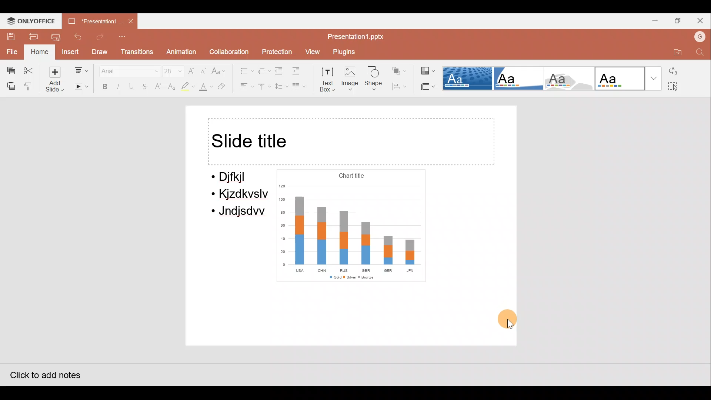 The image size is (711, 400). I want to click on Cut, so click(32, 70).